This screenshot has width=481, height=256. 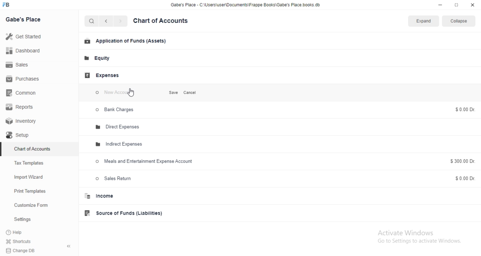 I want to click on Inventory, so click(x=24, y=121).